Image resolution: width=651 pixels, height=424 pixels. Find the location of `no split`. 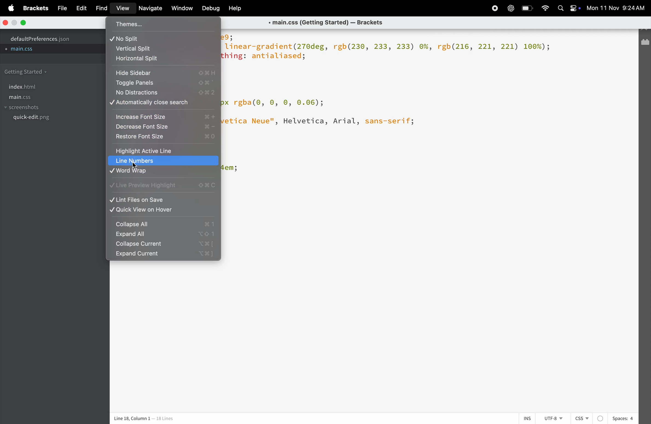

no split is located at coordinates (165, 38).